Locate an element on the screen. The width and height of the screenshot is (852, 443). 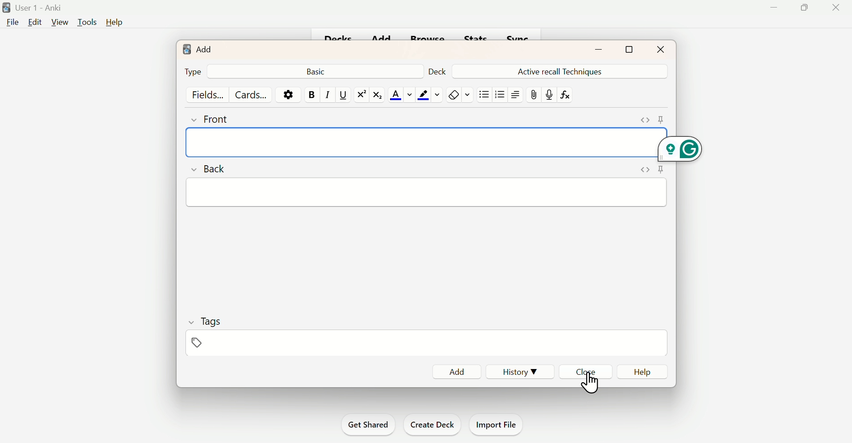
Tools is located at coordinates (85, 22).